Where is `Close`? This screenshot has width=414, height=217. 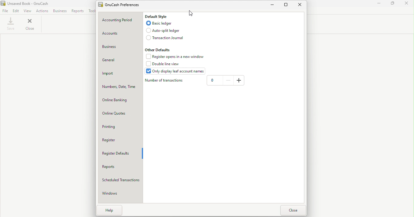 Close is located at coordinates (293, 211).